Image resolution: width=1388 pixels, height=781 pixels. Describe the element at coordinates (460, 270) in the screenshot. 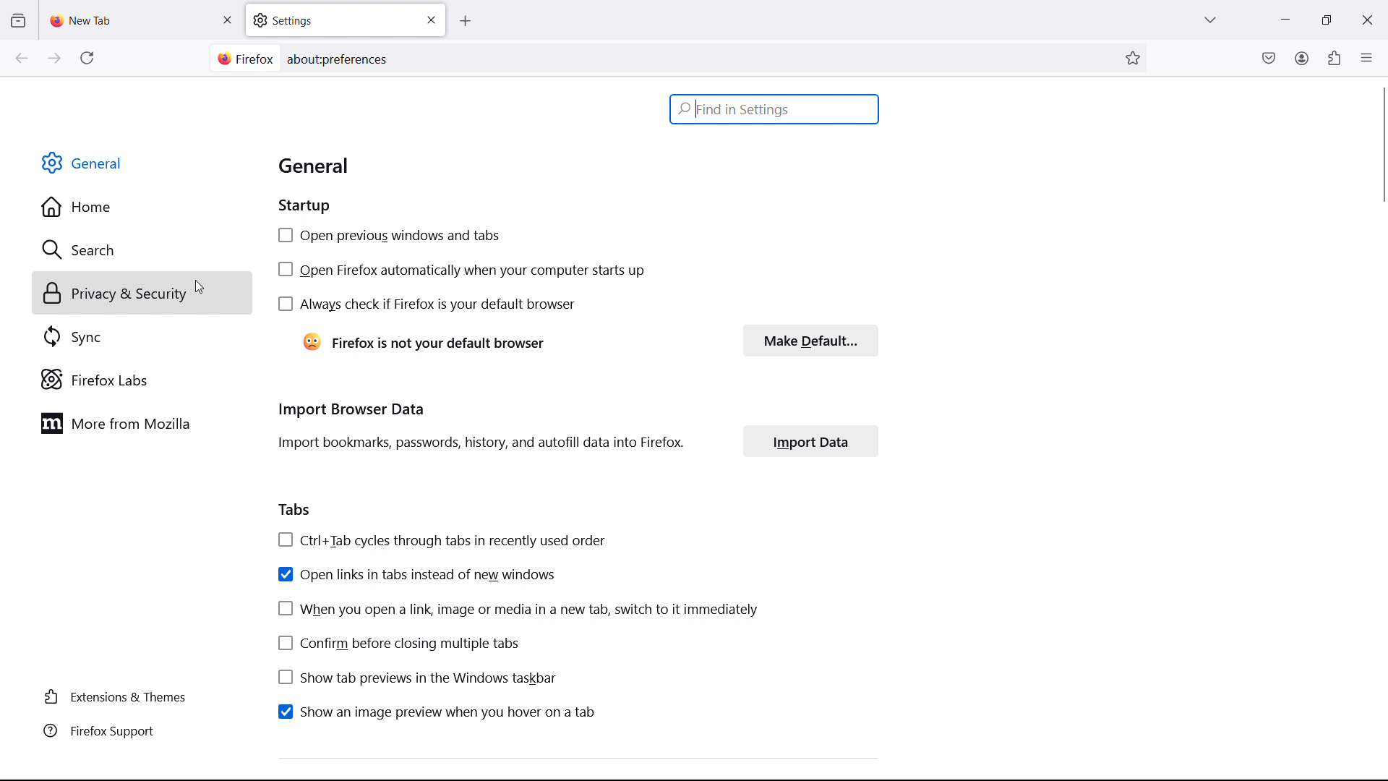

I see `open firefox automatically when your computer starts up checkbox` at that location.